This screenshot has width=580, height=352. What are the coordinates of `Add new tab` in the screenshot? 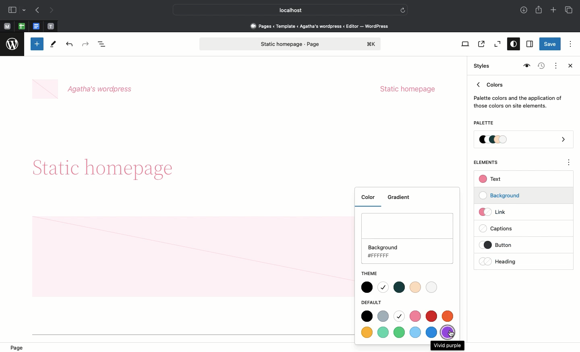 It's located at (554, 11).